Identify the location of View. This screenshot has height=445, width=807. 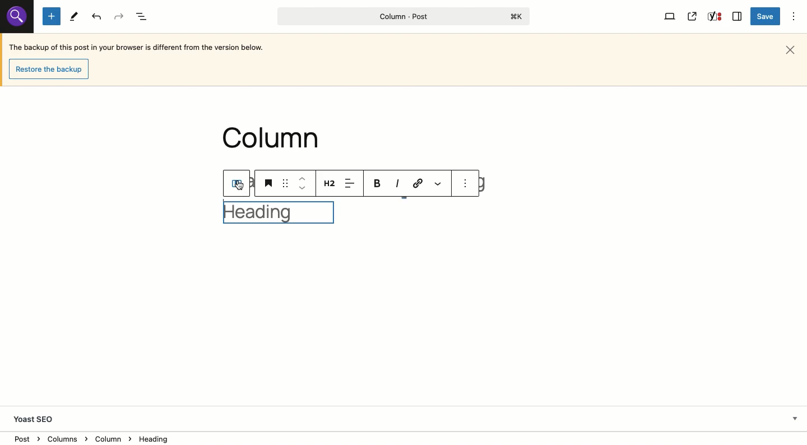
(670, 16).